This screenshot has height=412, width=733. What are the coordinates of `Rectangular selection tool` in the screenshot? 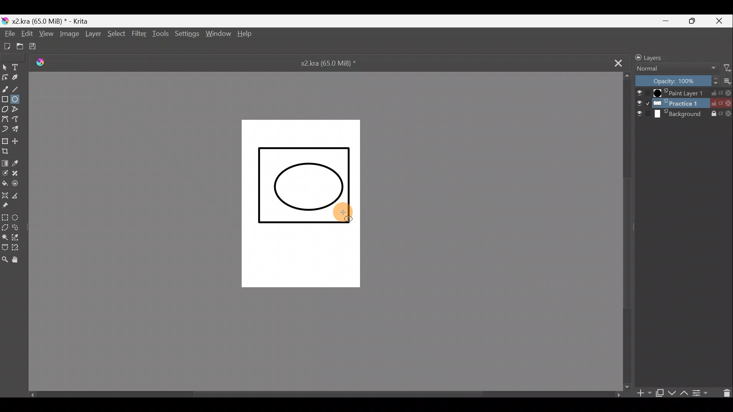 It's located at (5, 217).